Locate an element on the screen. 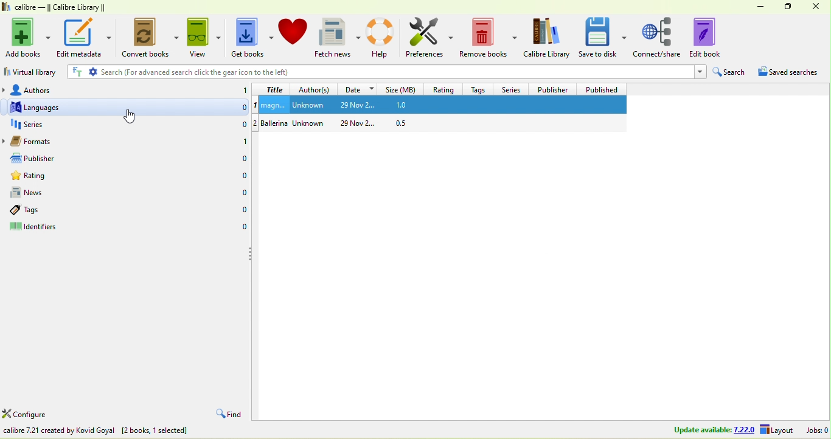 The width and height of the screenshot is (831, 439). close is located at coordinates (817, 8).